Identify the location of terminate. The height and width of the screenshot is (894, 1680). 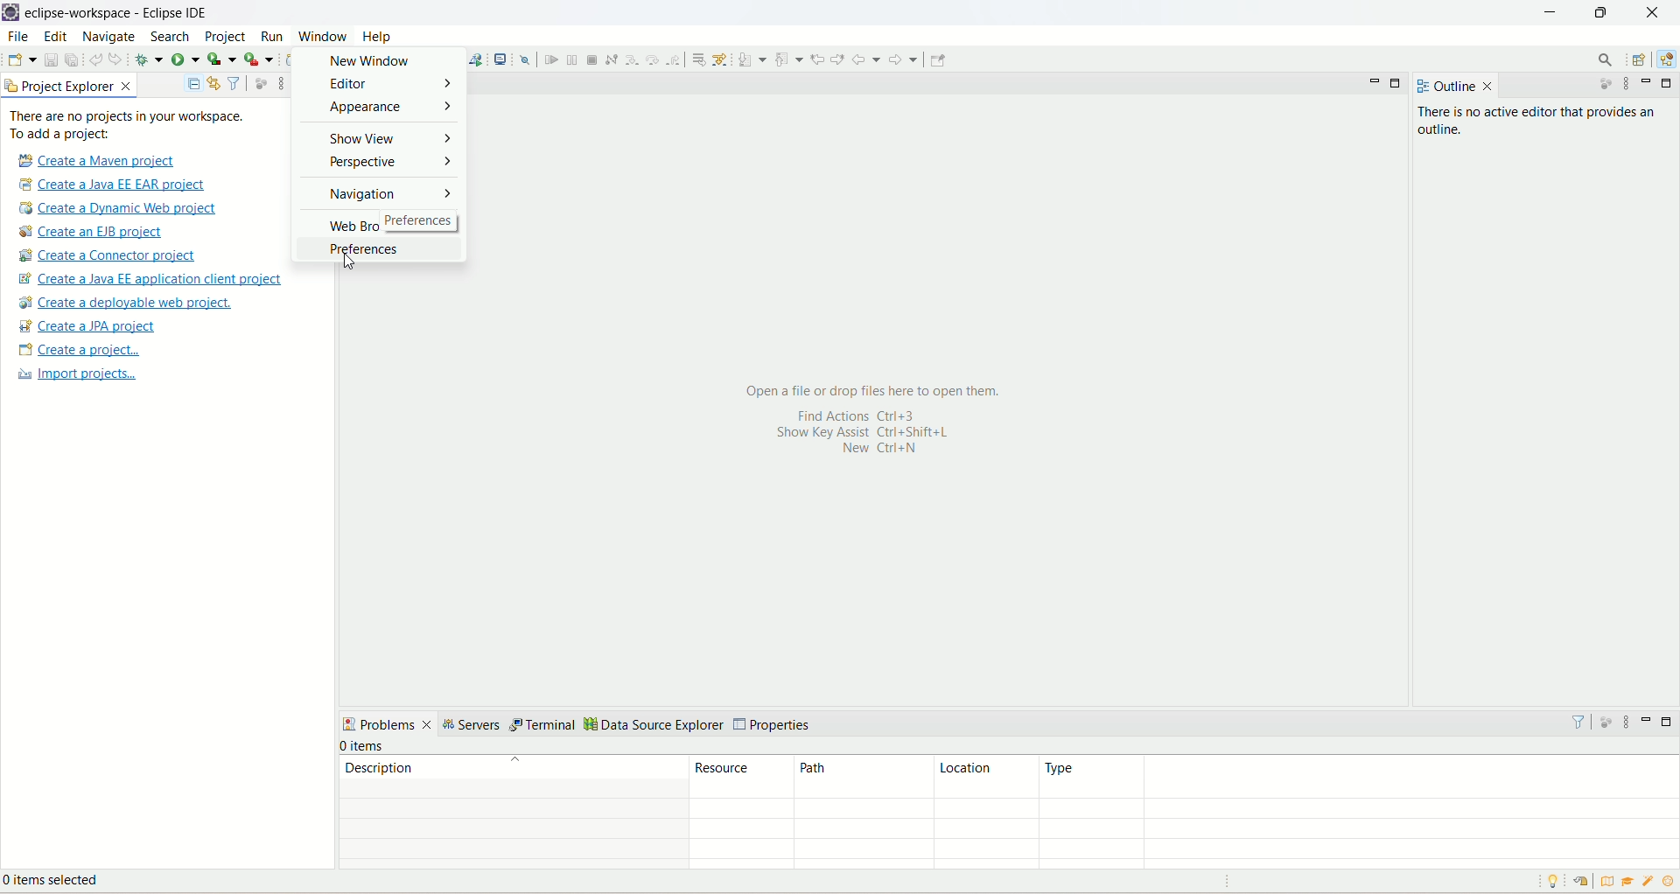
(594, 59).